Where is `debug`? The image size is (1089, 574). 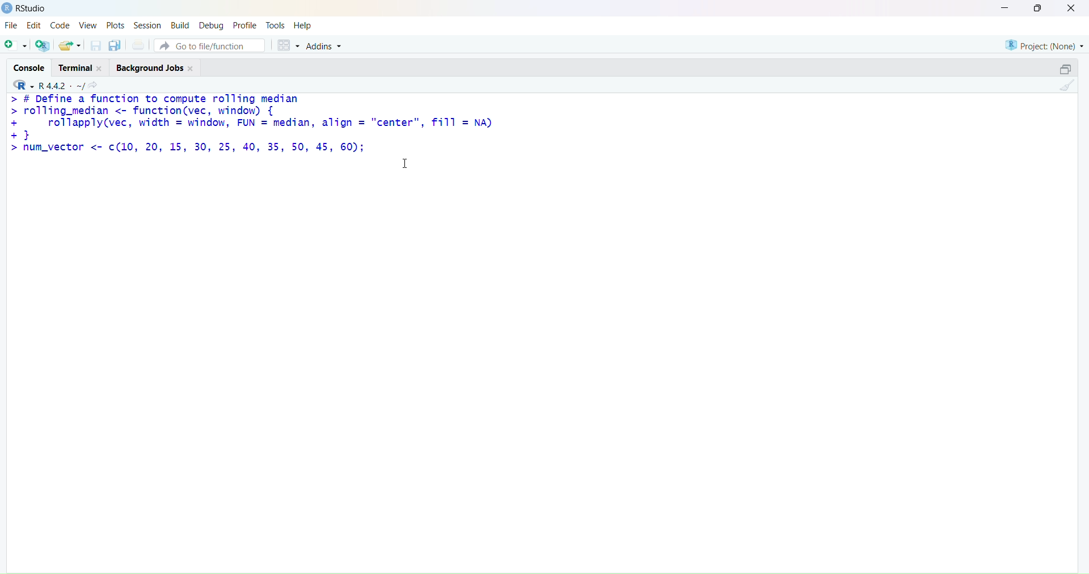 debug is located at coordinates (210, 27).